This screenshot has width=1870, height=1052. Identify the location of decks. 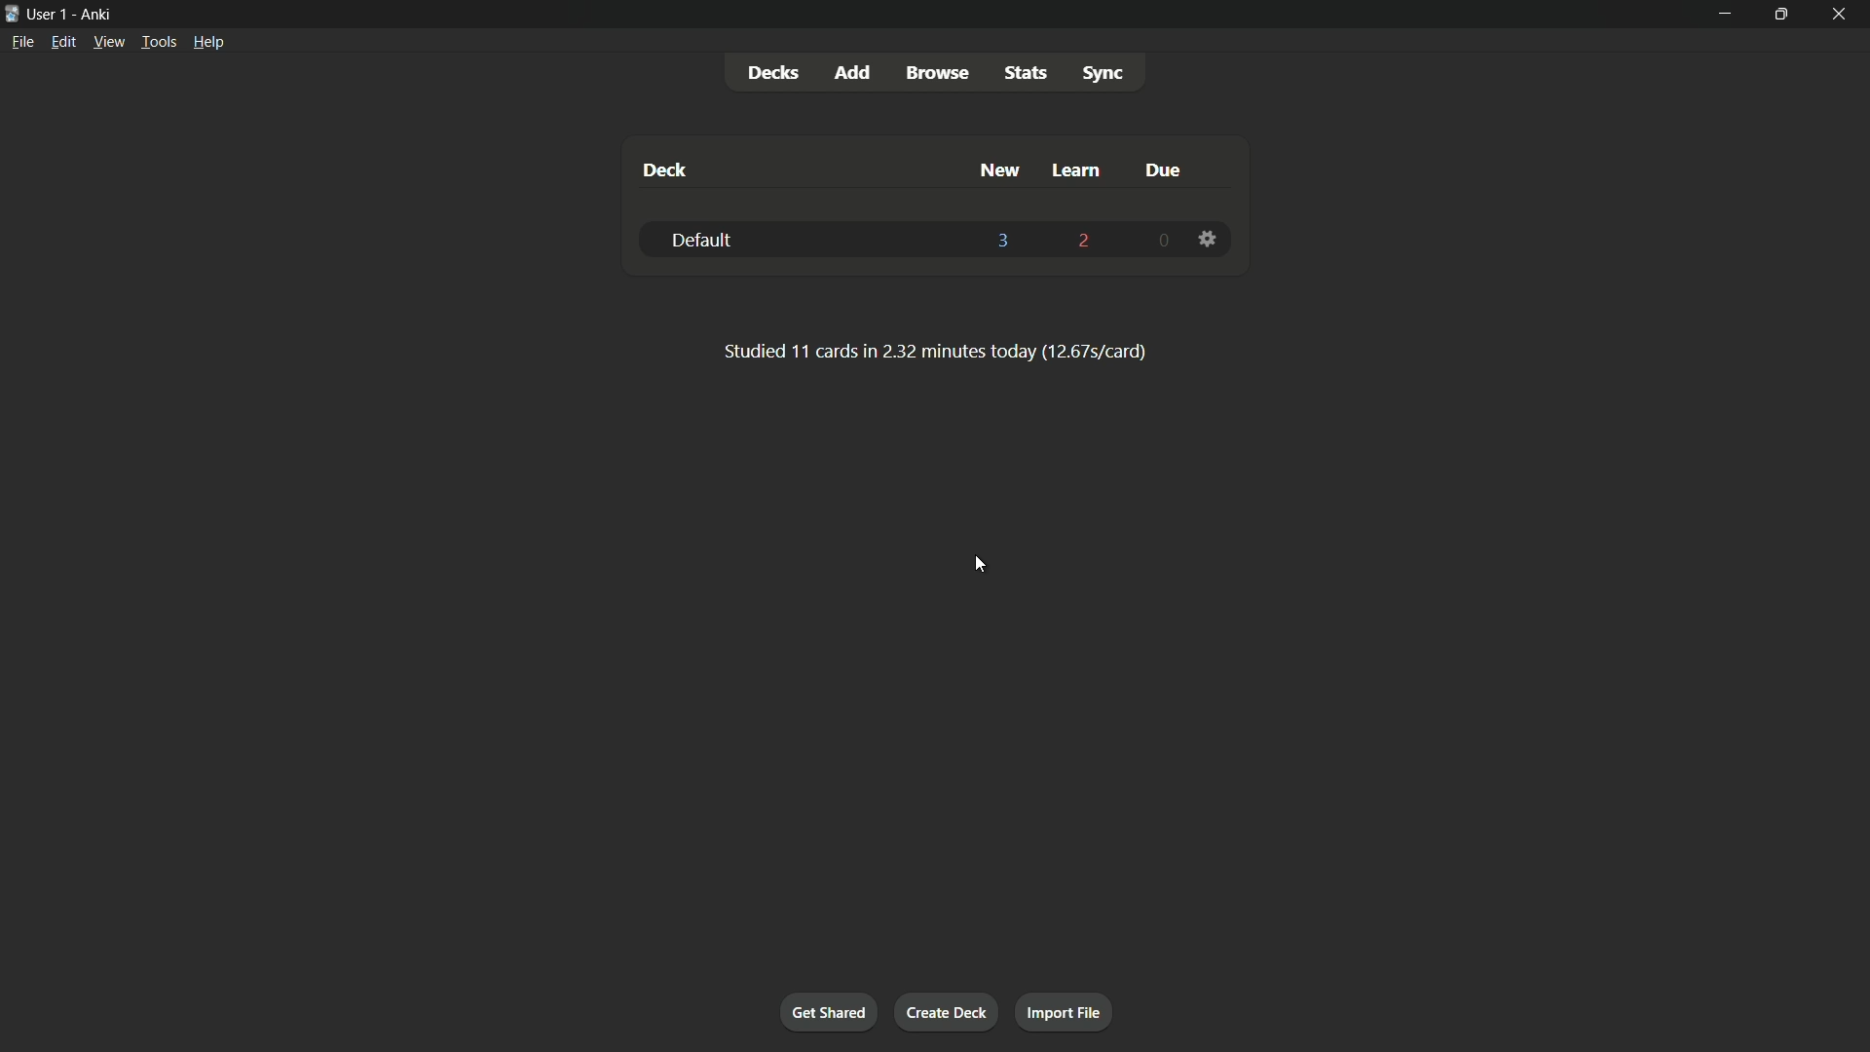
(772, 73).